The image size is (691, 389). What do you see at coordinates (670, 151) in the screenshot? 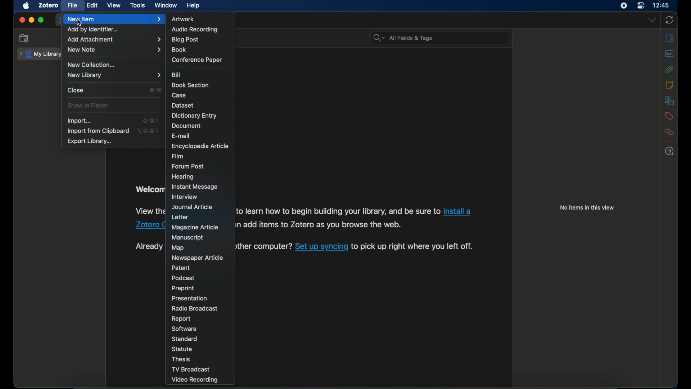
I see `locate` at bounding box center [670, 151].